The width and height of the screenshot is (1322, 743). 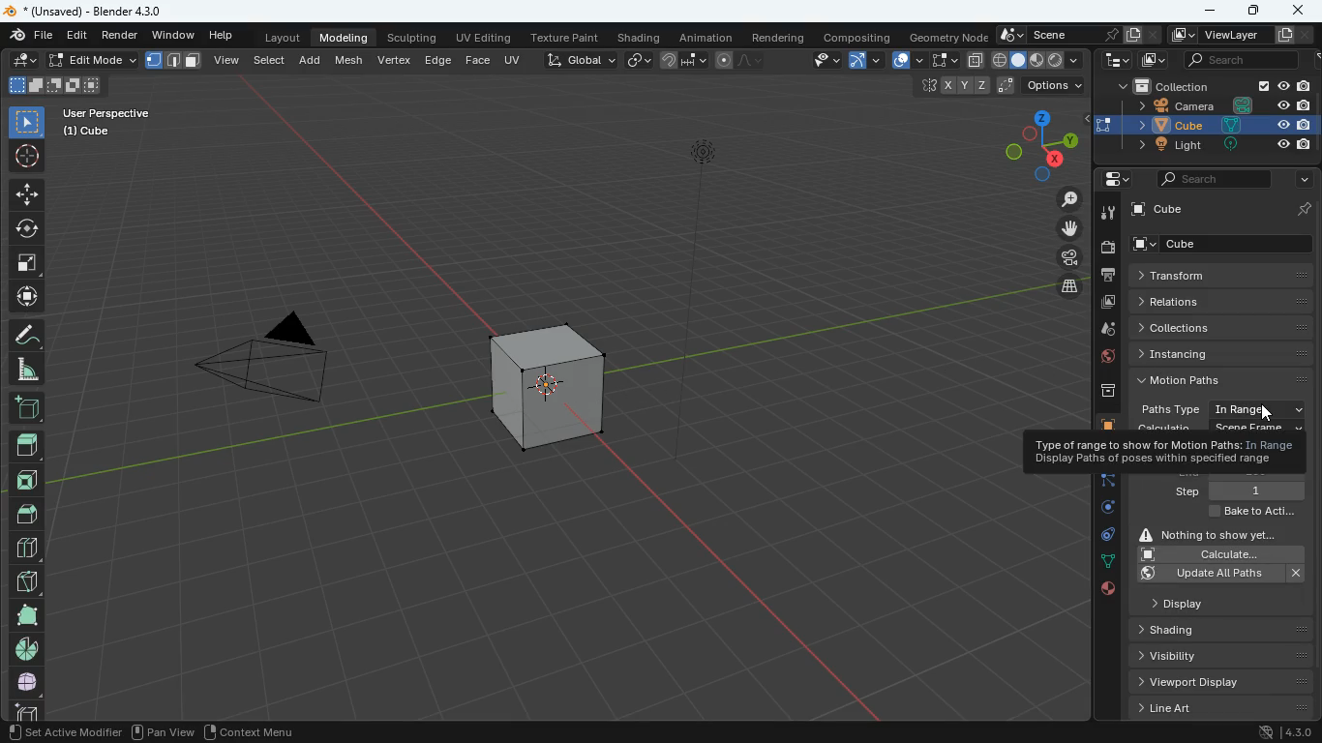 I want to click on light, so click(x=707, y=196).